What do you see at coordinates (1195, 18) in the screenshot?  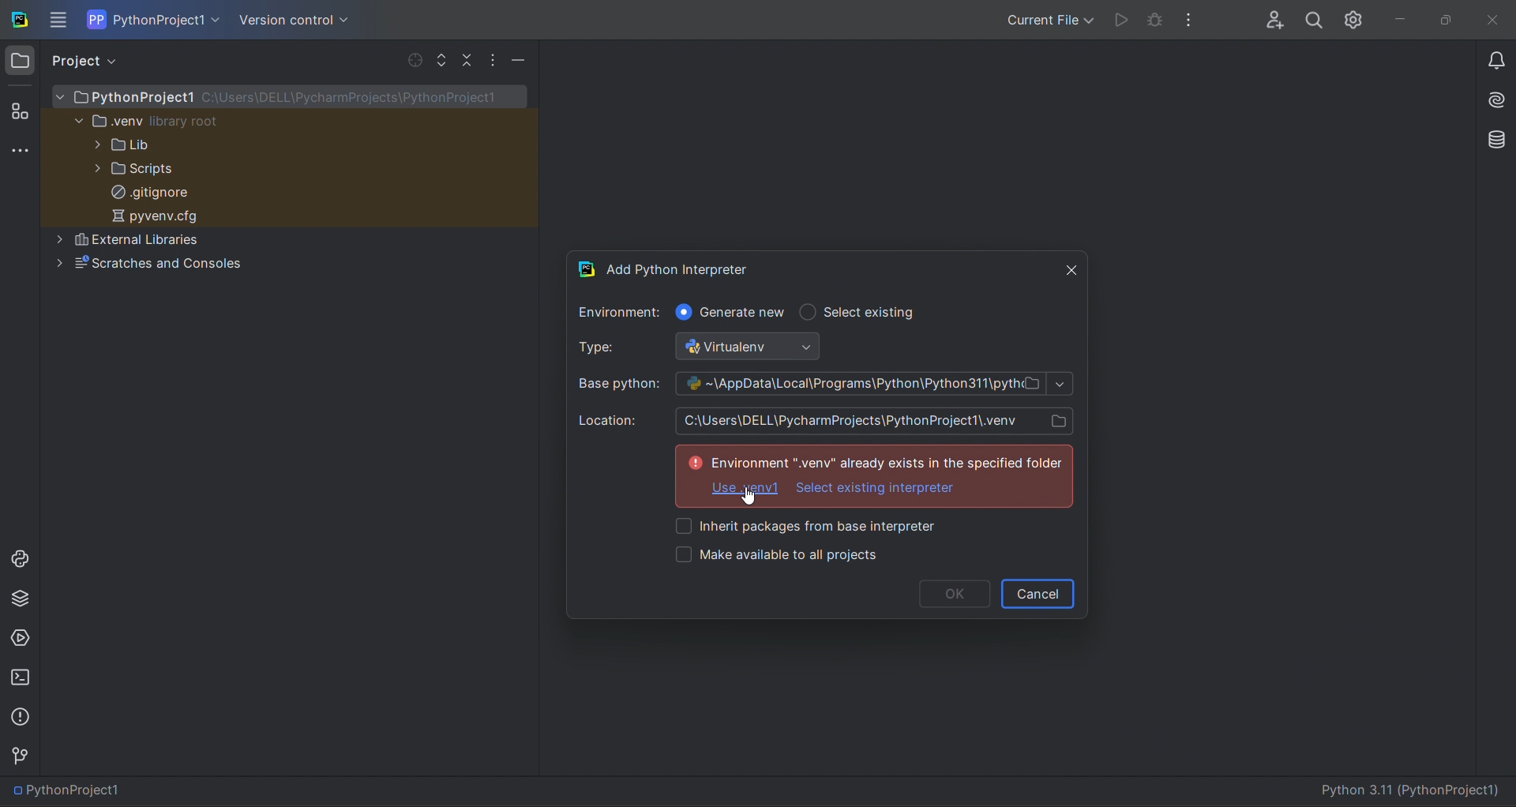 I see `more actions` at bounding box center [1195, 18].